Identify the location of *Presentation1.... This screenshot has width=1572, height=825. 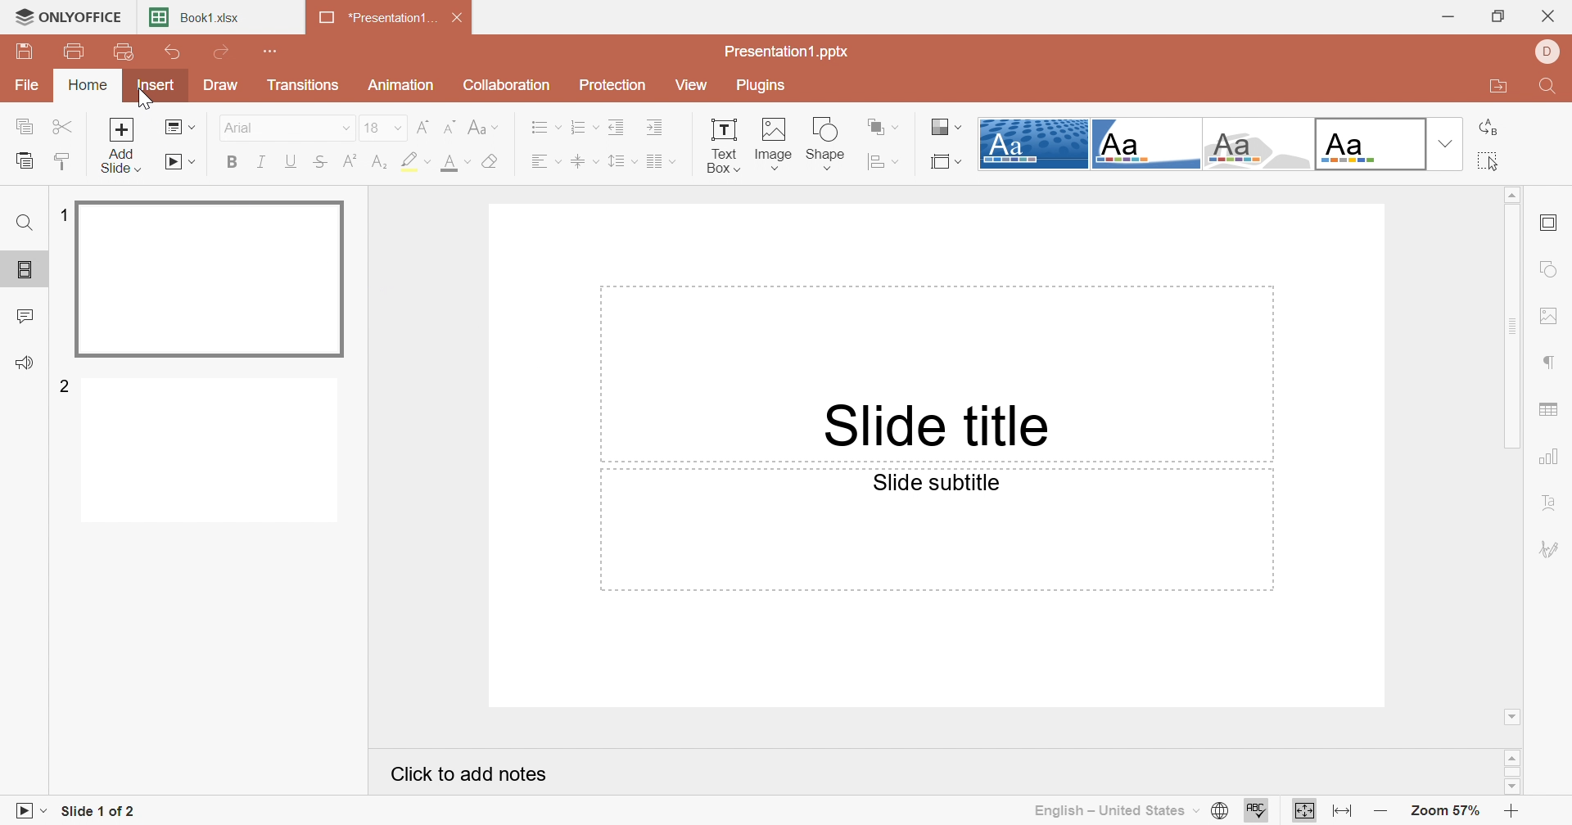
(373, 20).